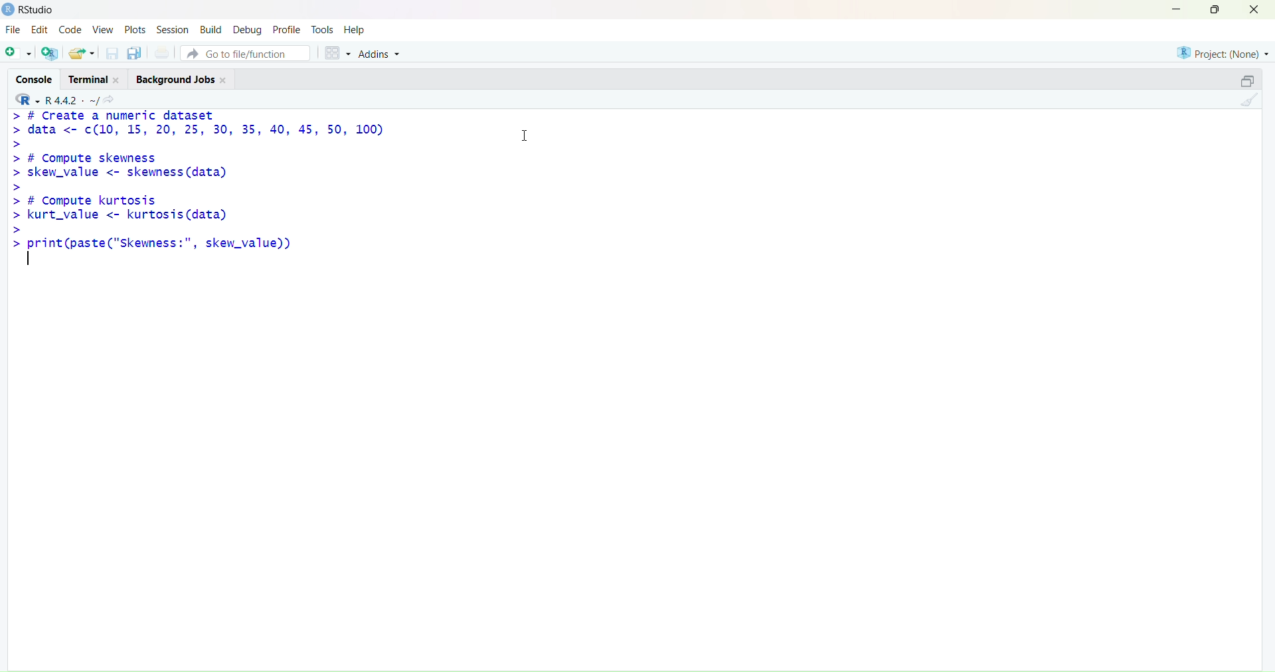 The width and height of the screenshot is (1275, 672). What do you see at coordinates (28, 10) in the screenshot?
I see `RStudio` at bounding box center [28, 10].